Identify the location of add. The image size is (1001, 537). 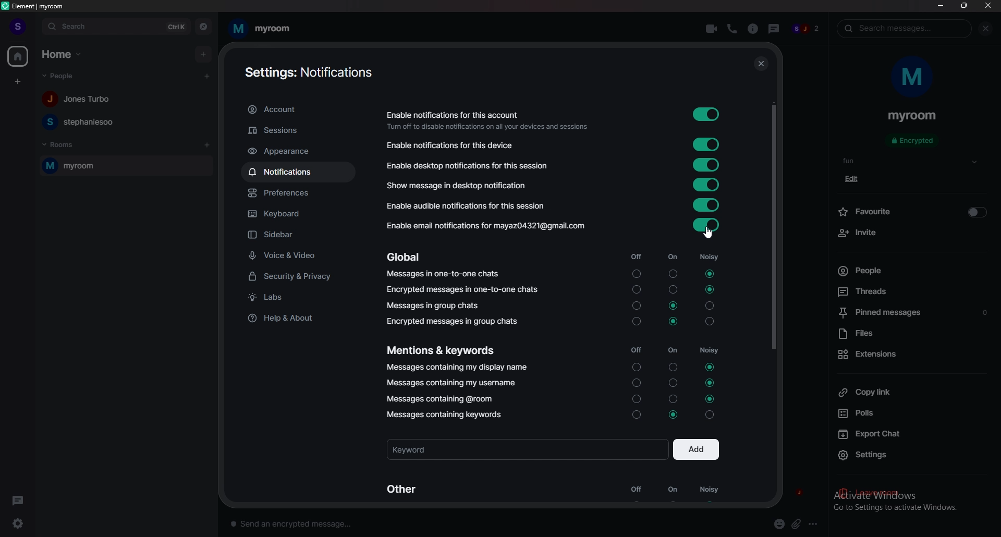
(203, 54).